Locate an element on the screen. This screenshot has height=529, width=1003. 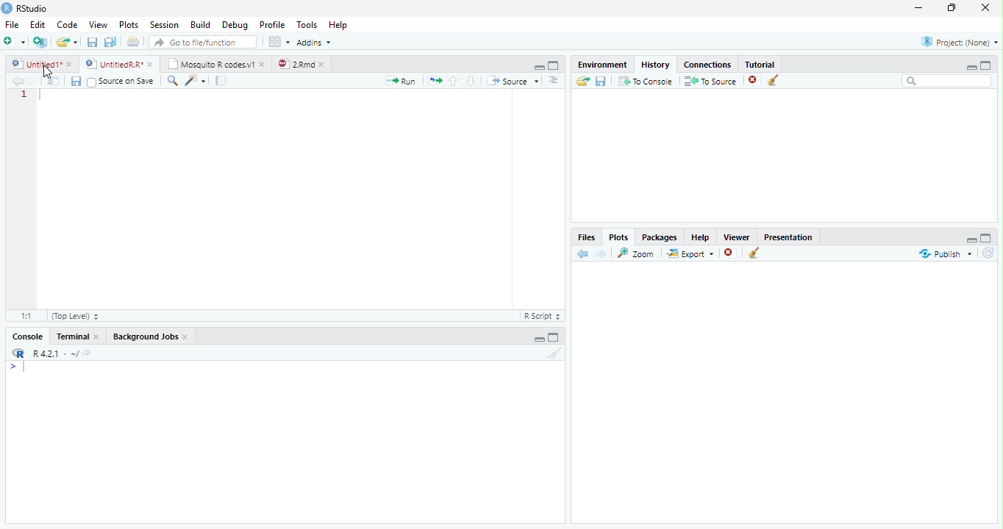
(Top Level) is located at coordinates (74, 316).